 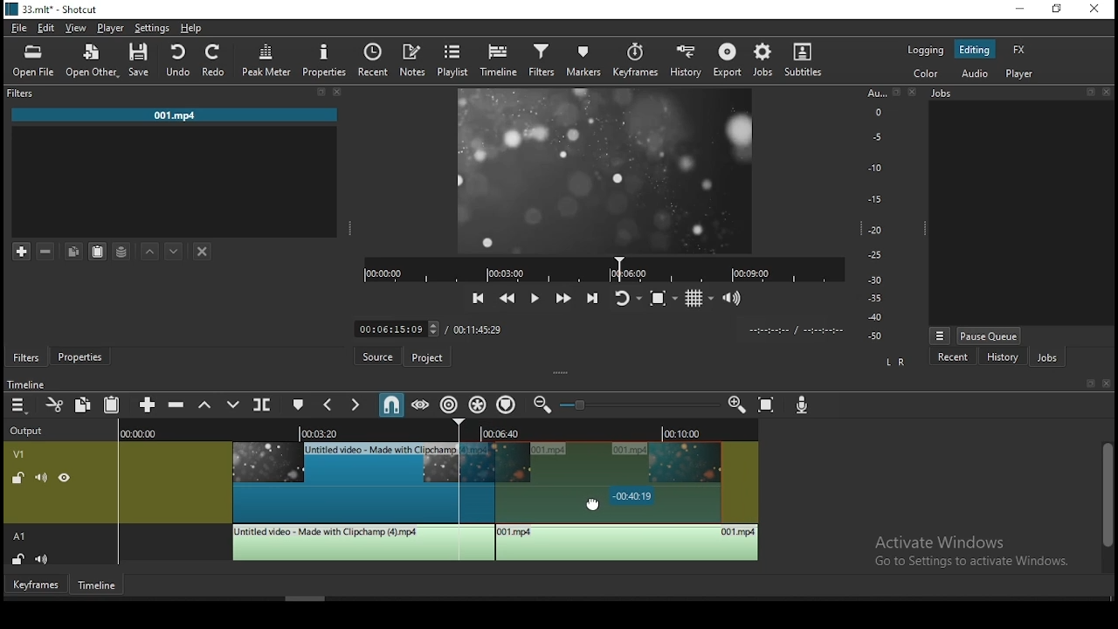 What do you see at coordinates (974, 75) in the screenshot?
I see `audio` at bounding box center [974, 75].